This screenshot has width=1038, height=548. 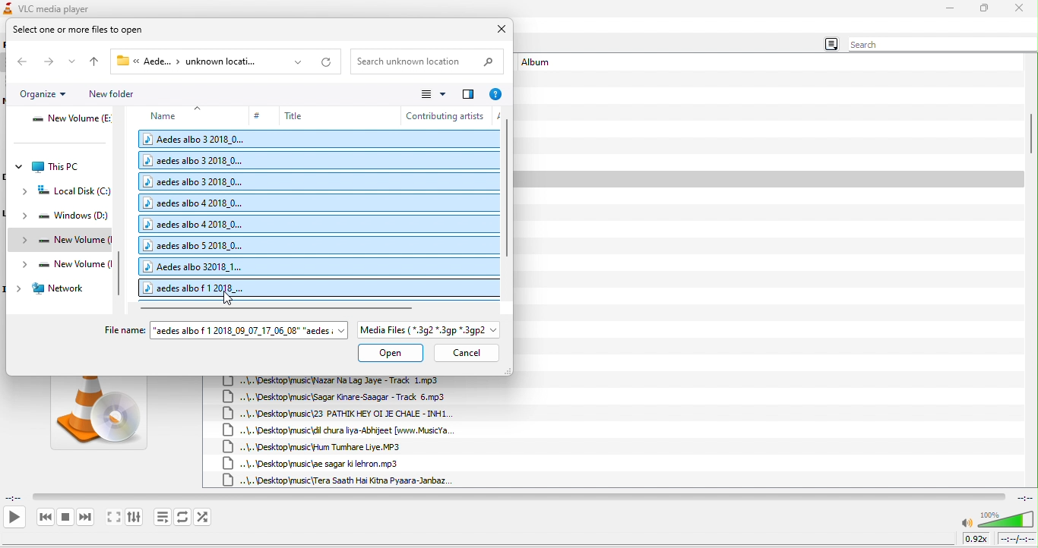 What do you see at coordinates (518, 496) in the screenshot?
I see `video playback` at bounding box center [518, 496].